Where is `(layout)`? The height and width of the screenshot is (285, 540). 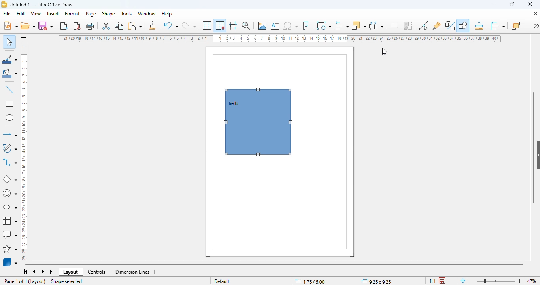 (layout) is located at coordinates (38, 281).